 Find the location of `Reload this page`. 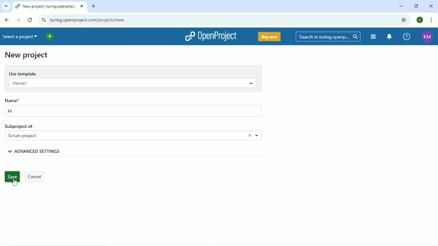

Reload this page is located at coordinates (30, 20).